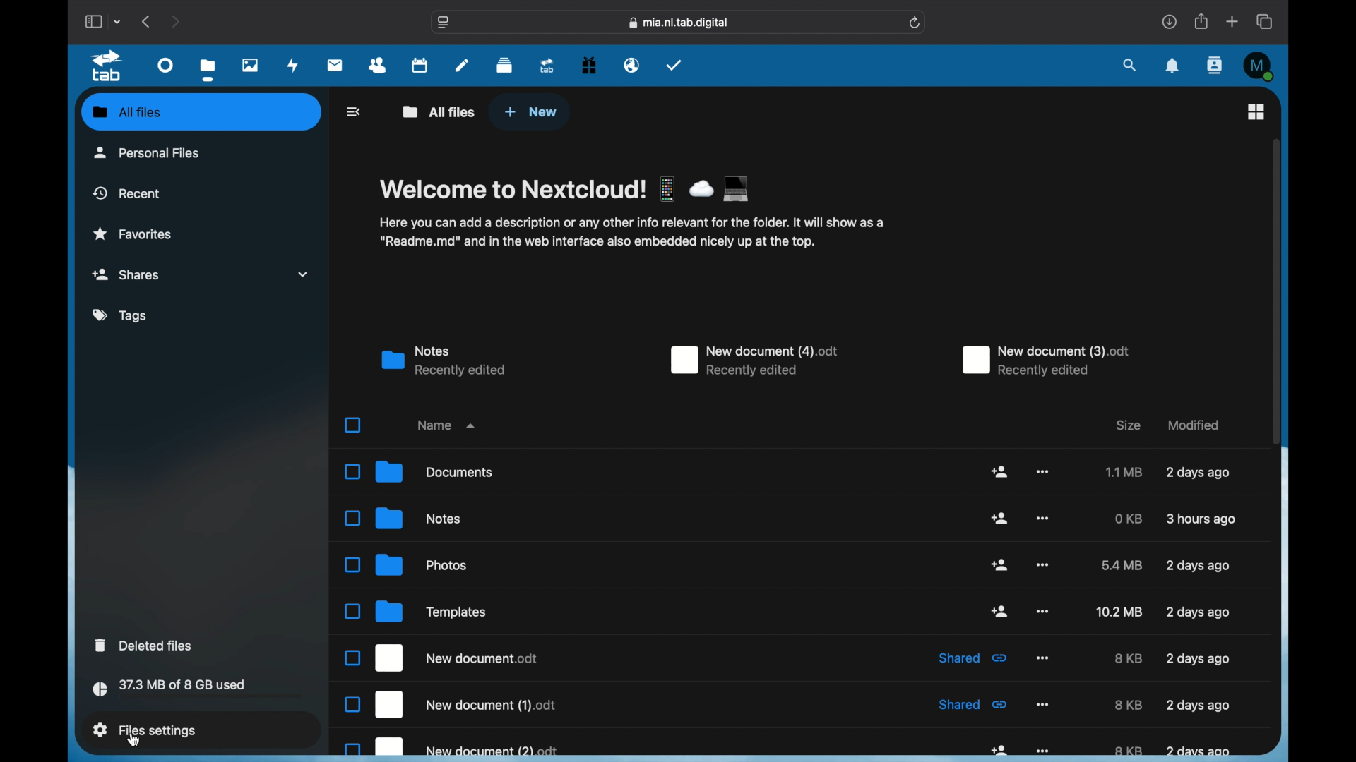 The width and height of the screenshot is (1356, 762). Describe the element at coordinates (126, 112) in the screenshot. I see `all fiels` at that location.